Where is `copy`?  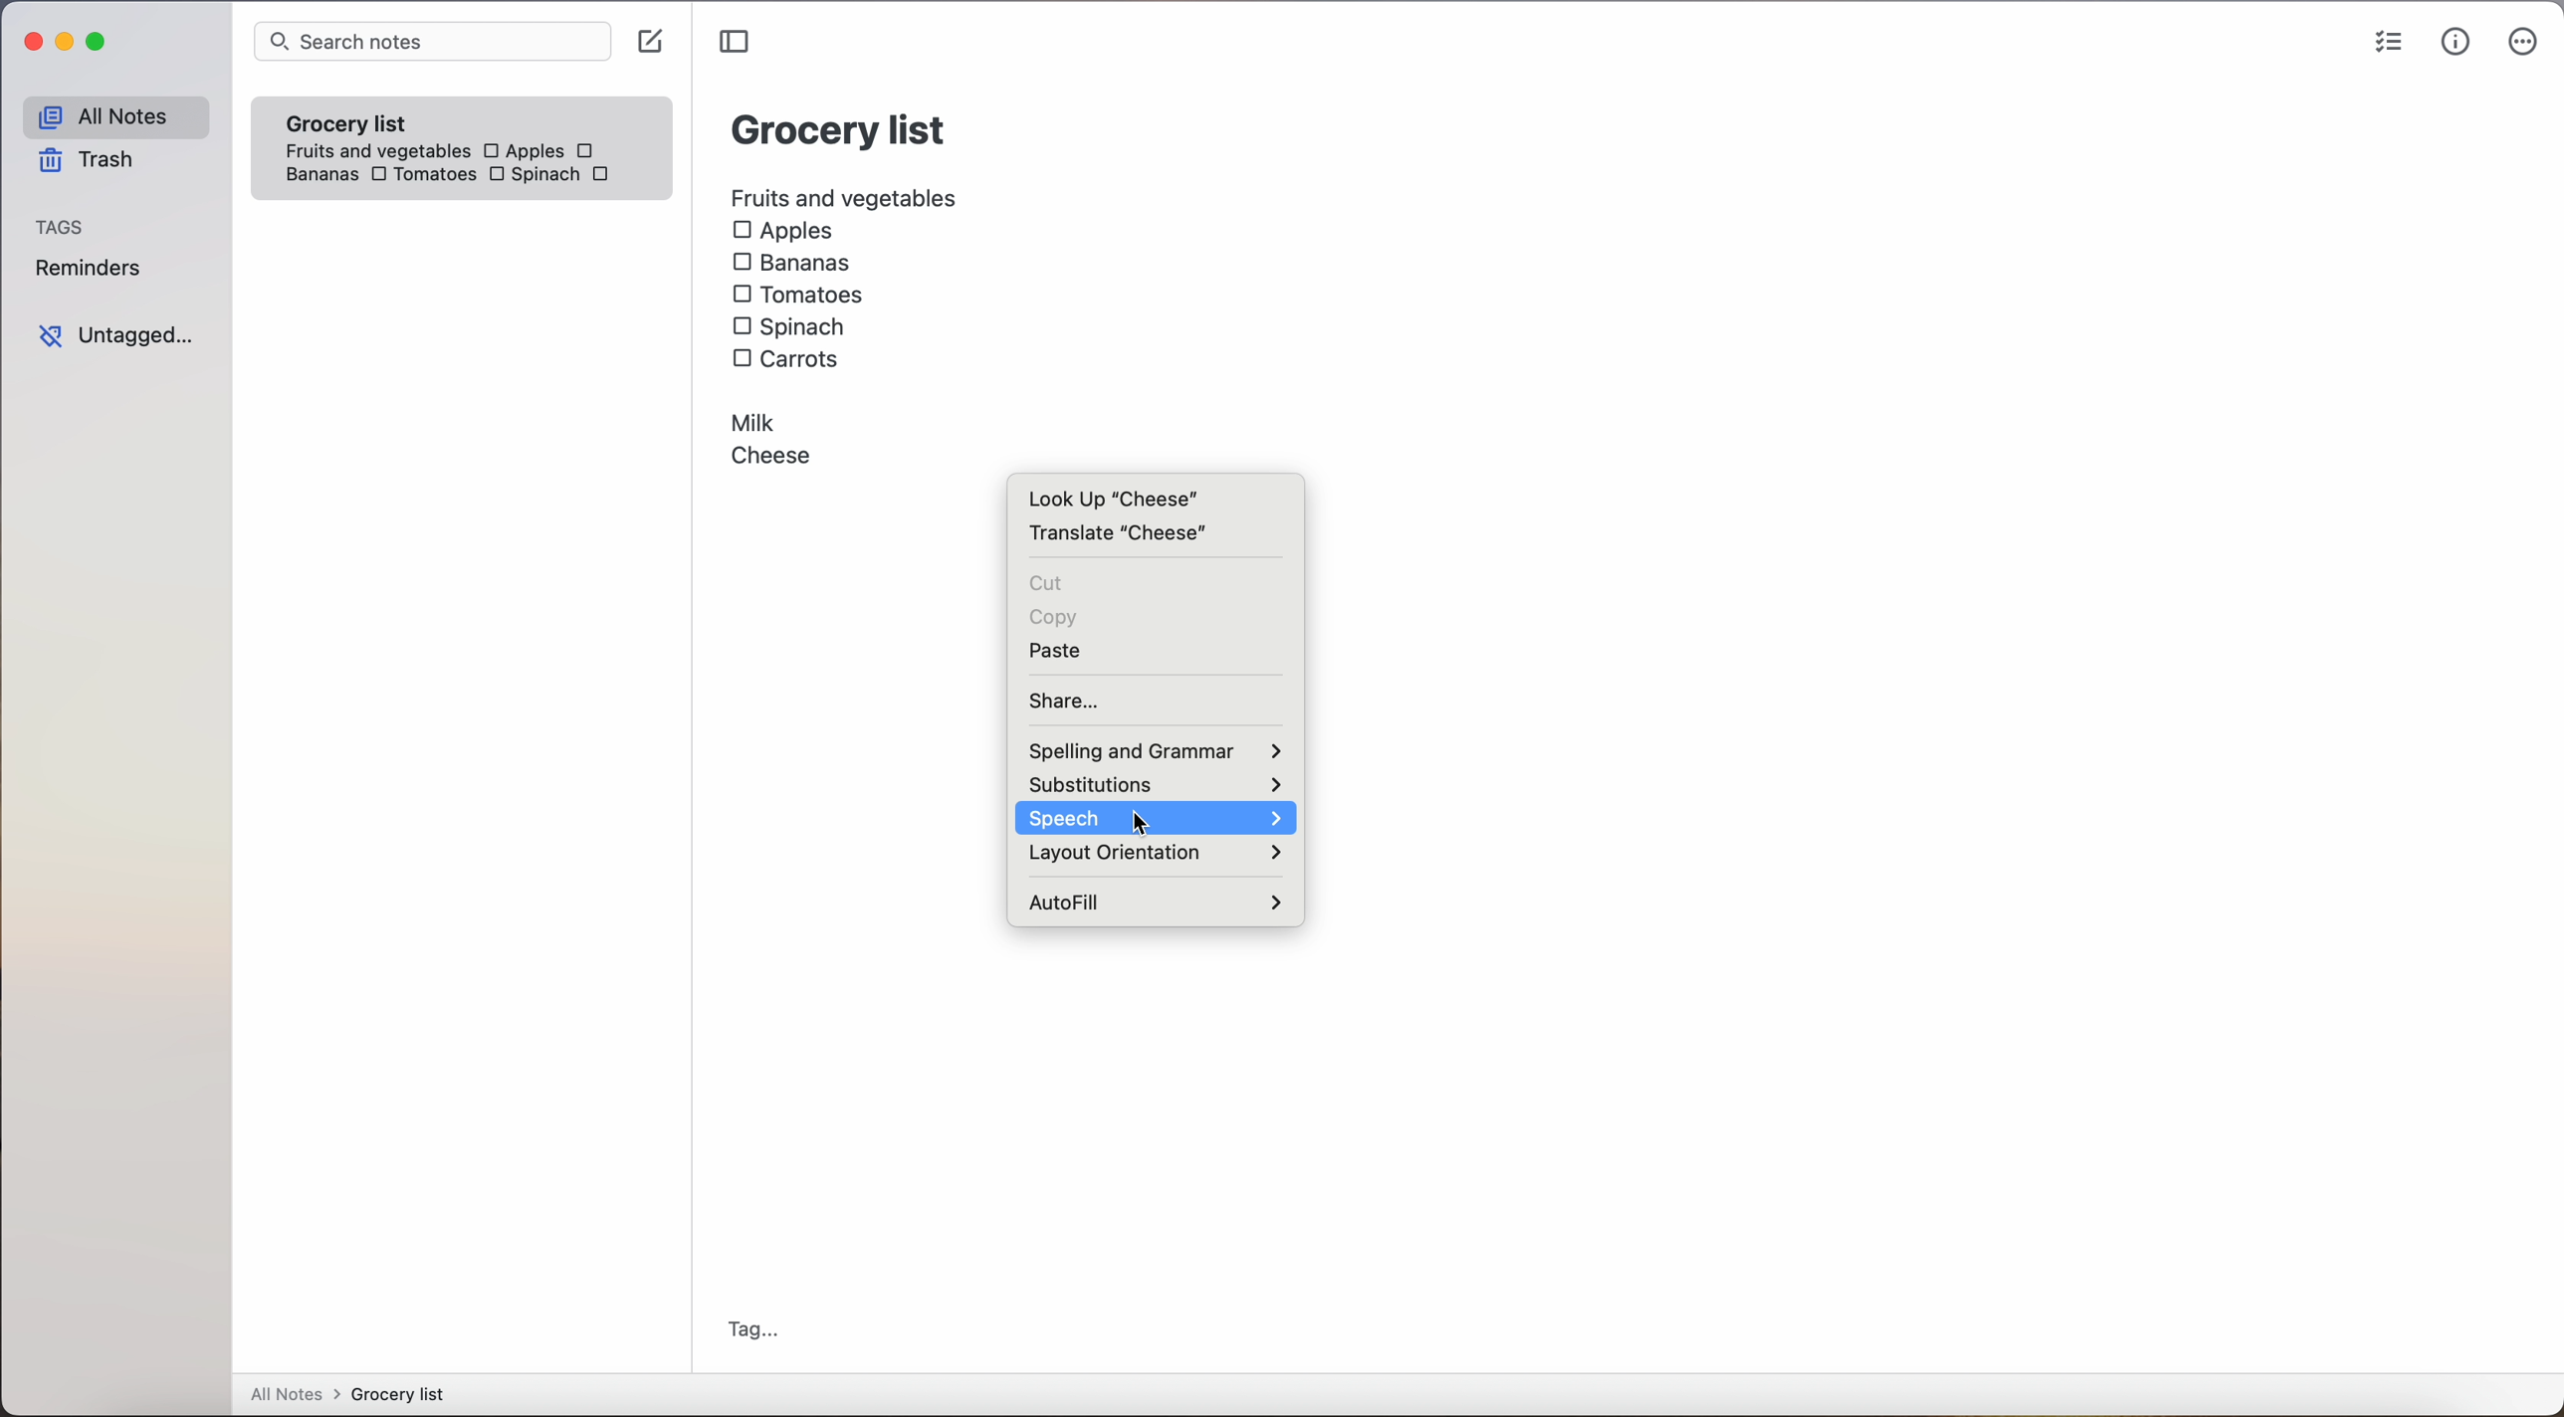 copy is located at coordinates (1057, 616).